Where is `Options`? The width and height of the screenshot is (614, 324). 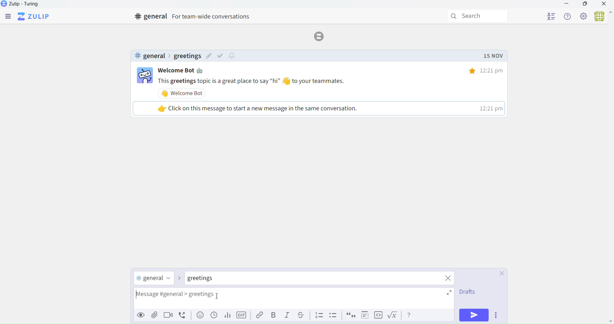
Options is located at coordinates (498, 316).